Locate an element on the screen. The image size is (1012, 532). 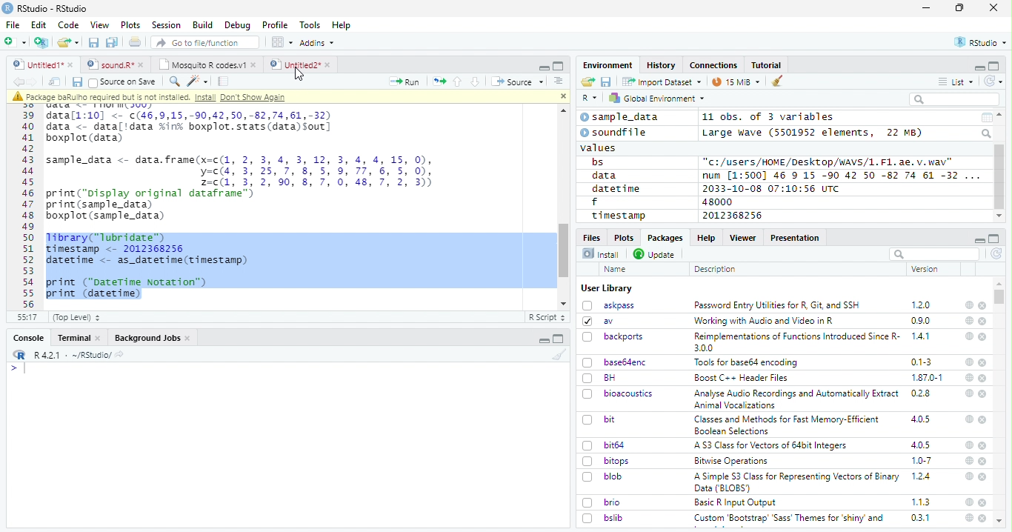
bitops is located at coordinates (607, 461).